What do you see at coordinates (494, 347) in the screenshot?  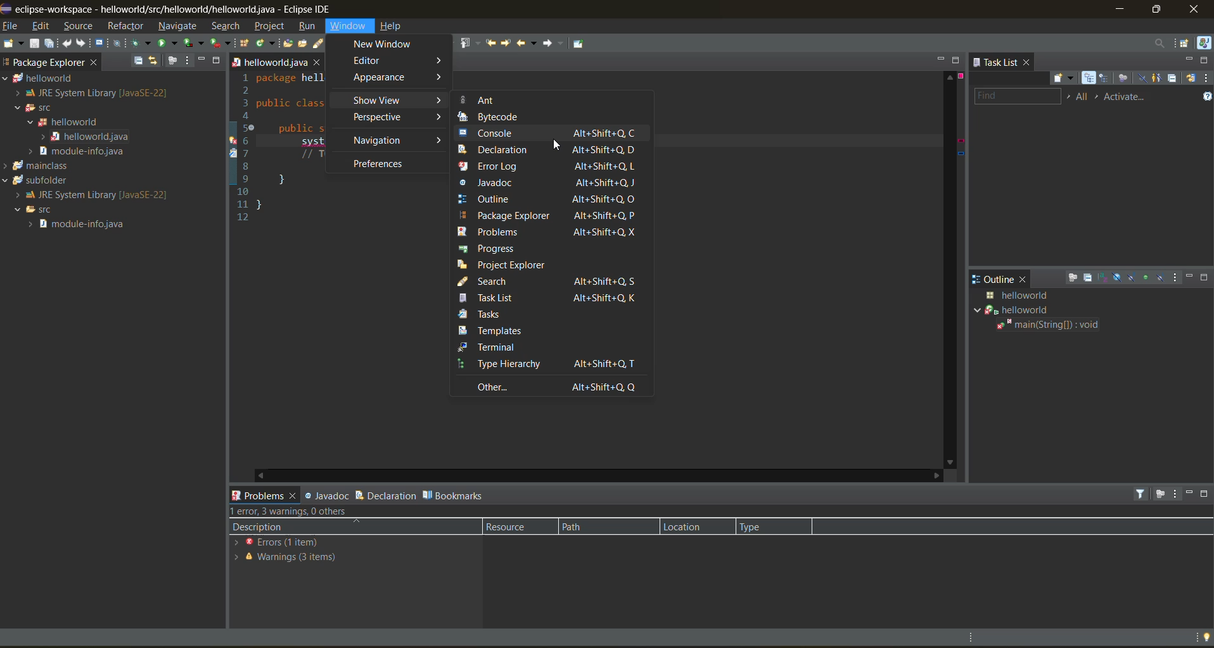 I see `terminal` at bounding box center [494, 347].